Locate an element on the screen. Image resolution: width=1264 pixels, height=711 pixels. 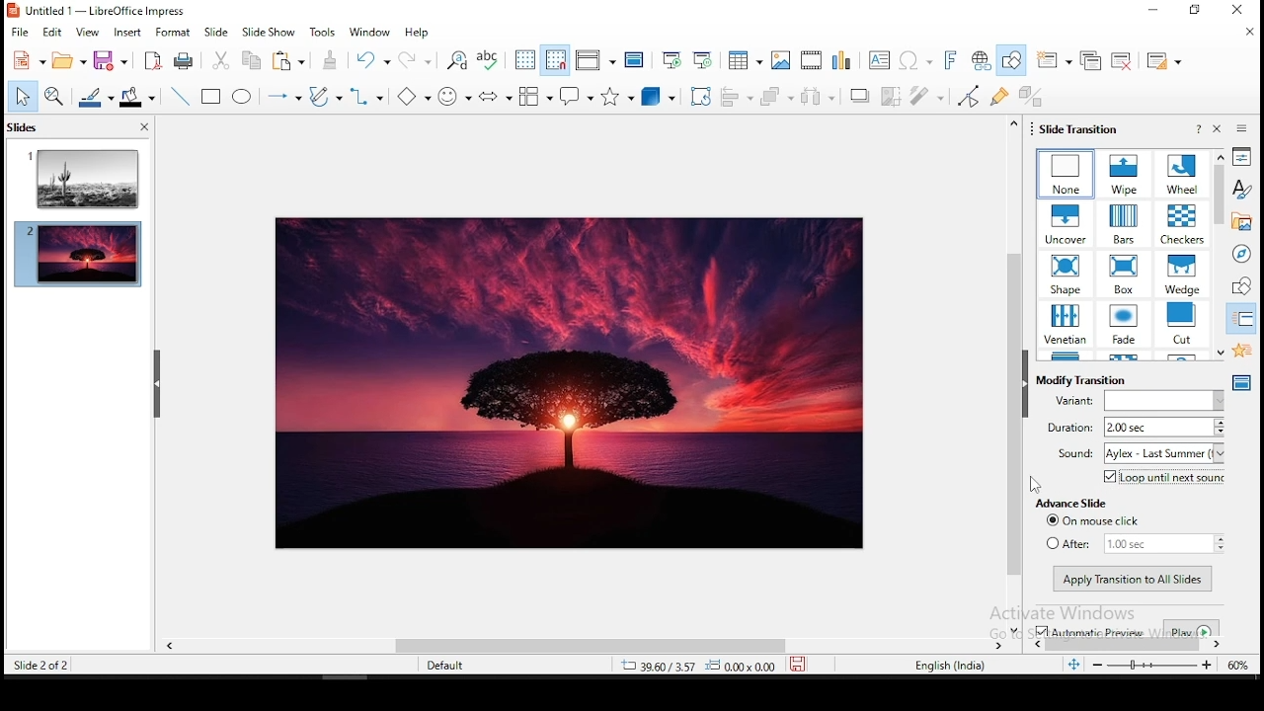
advance slide is located at coordinates (1071, 503).